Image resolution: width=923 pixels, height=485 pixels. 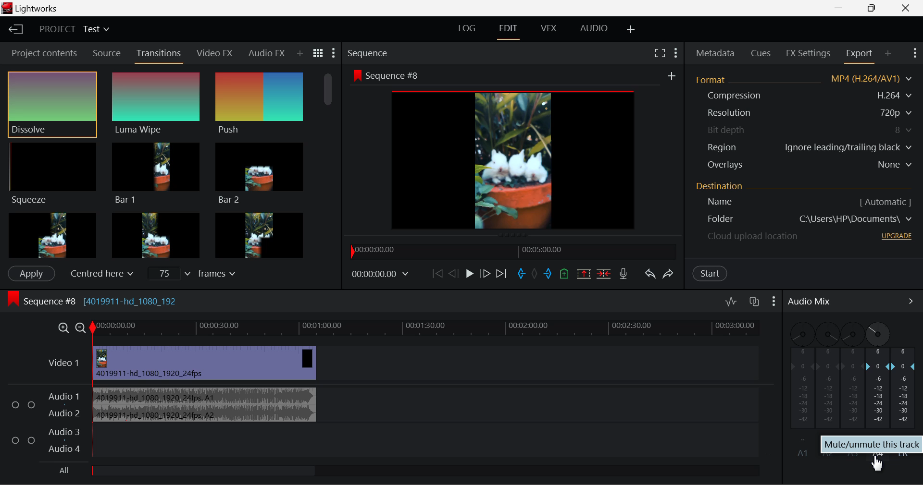 I want to click on Toggle between title and list view, so click(x=318, y=53).